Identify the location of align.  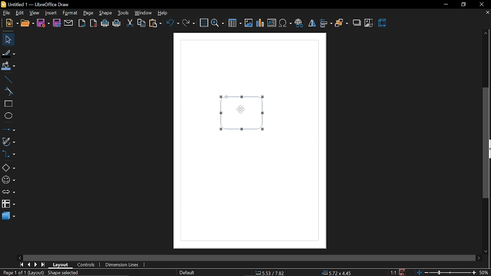
(326, 23).